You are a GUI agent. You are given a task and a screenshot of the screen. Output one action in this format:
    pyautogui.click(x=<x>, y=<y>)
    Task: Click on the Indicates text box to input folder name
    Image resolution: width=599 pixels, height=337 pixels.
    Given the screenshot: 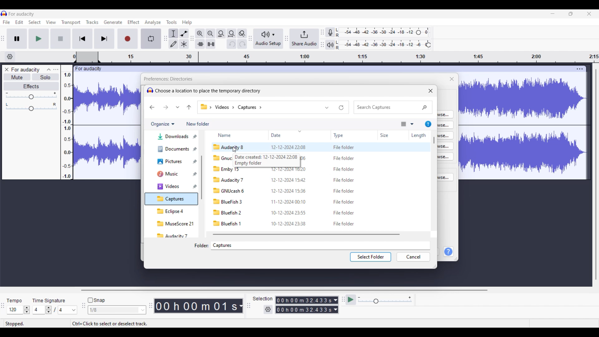 What is the action you would take?
    pyautogui.click(x=201, y=245)
    